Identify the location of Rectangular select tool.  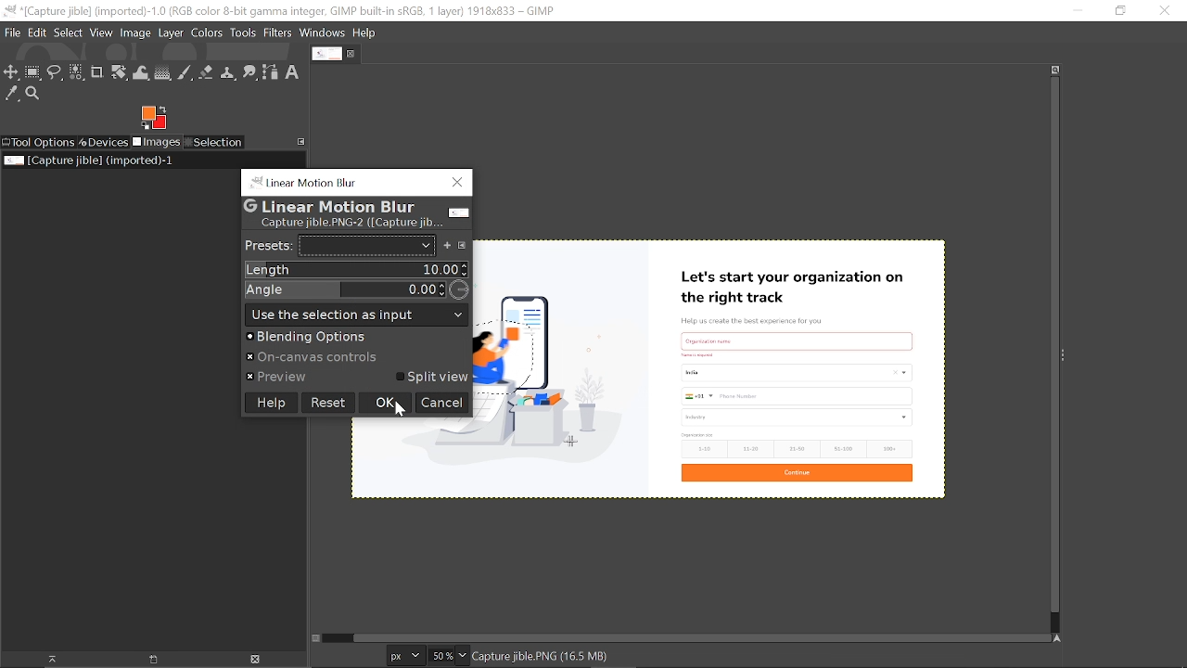
(32, 71).